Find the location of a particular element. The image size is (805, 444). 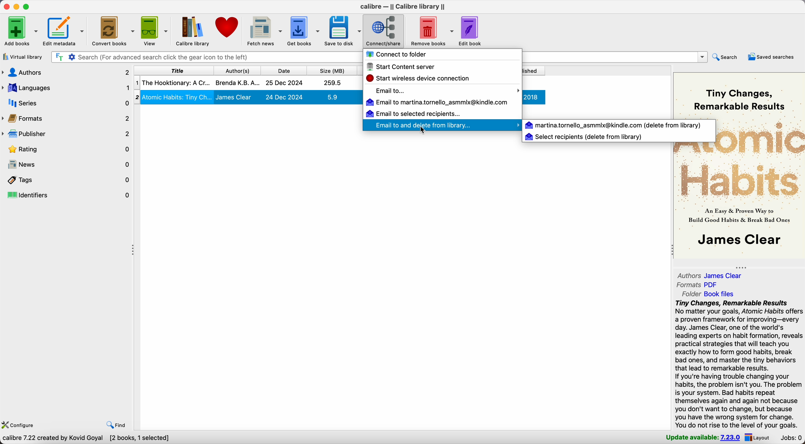

series is located at coordinates (66, 103).